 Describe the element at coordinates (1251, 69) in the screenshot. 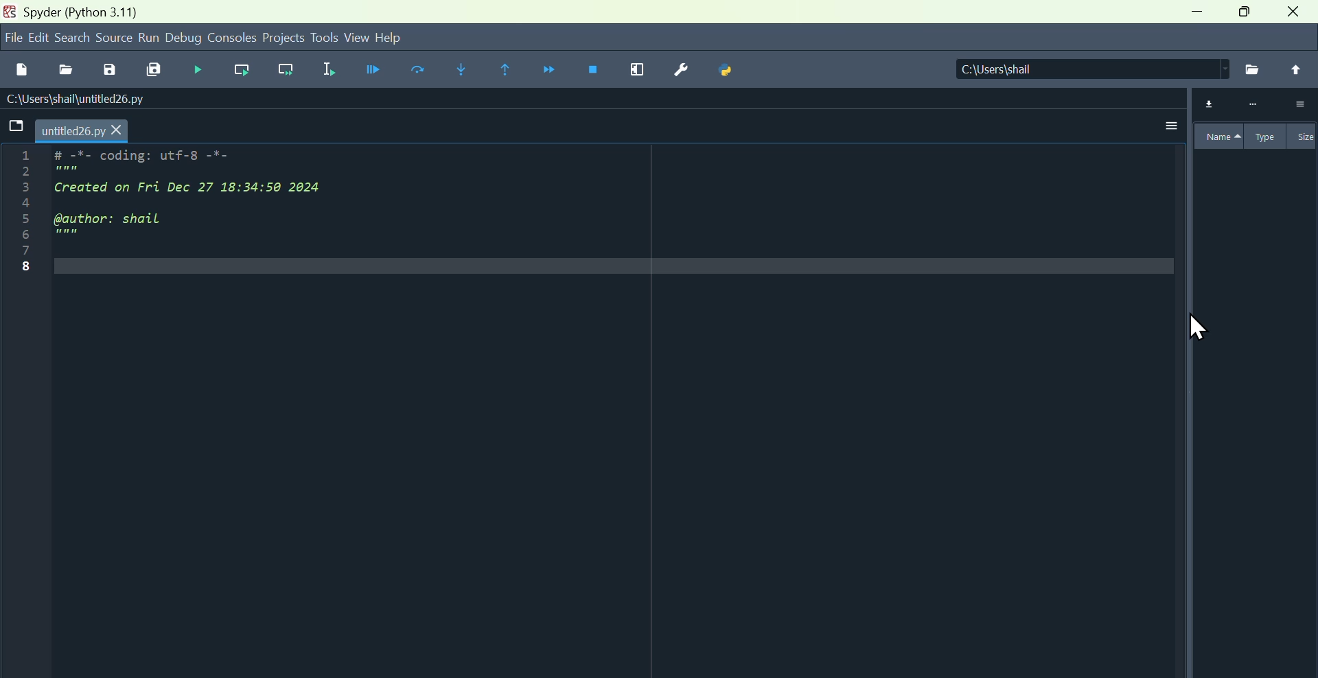

I see `files` at that location.